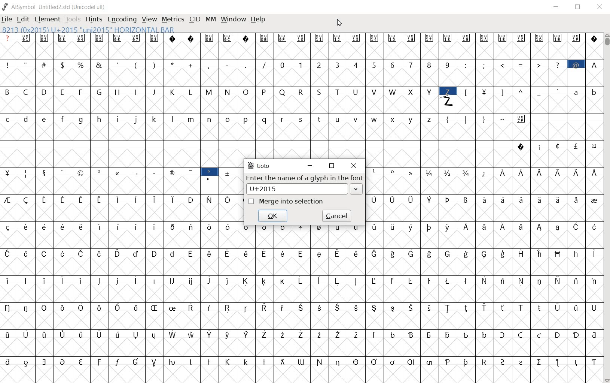 The width and height of the screenshot is (610, 383). I want to click on GOTO, so click(259, 166).